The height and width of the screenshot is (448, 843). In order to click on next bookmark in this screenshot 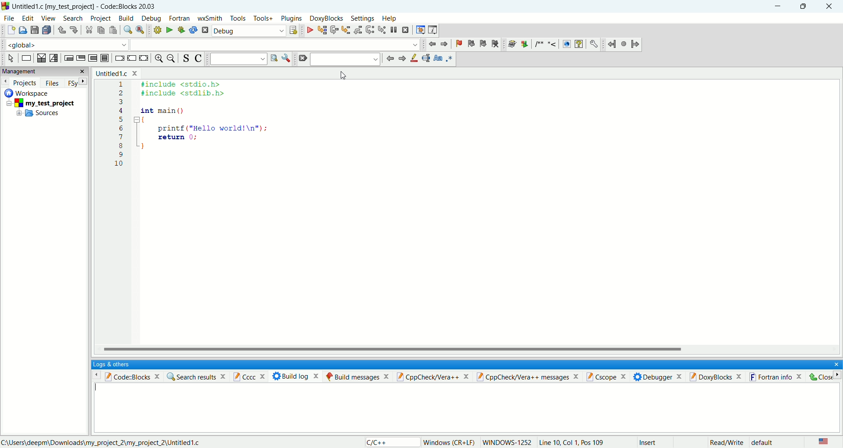, I will do `click(482, 45)`.